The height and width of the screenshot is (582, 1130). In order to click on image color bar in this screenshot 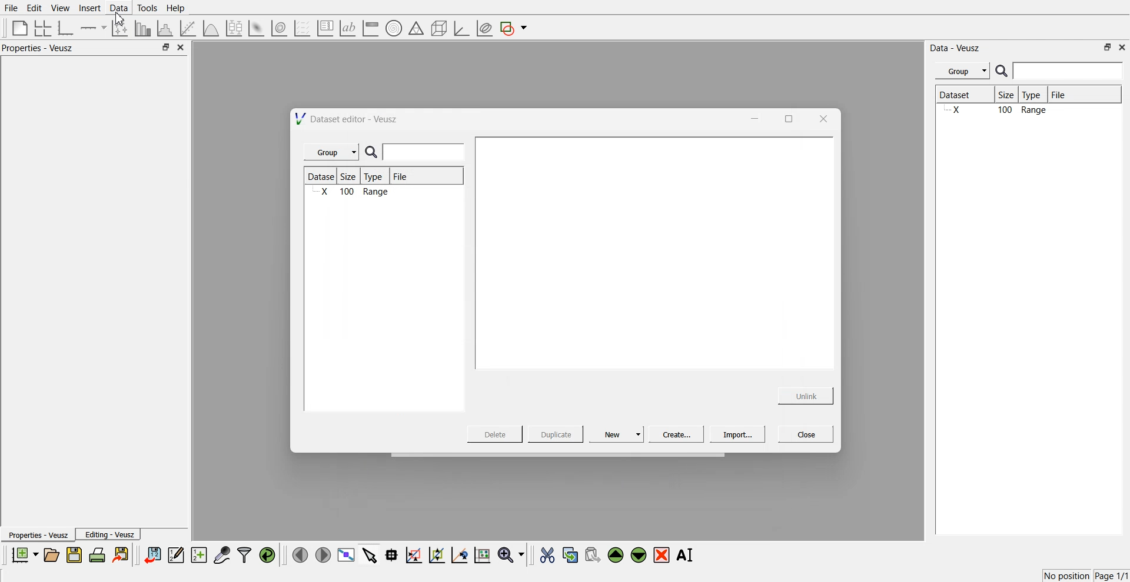, I will do `click(370, 29)`.